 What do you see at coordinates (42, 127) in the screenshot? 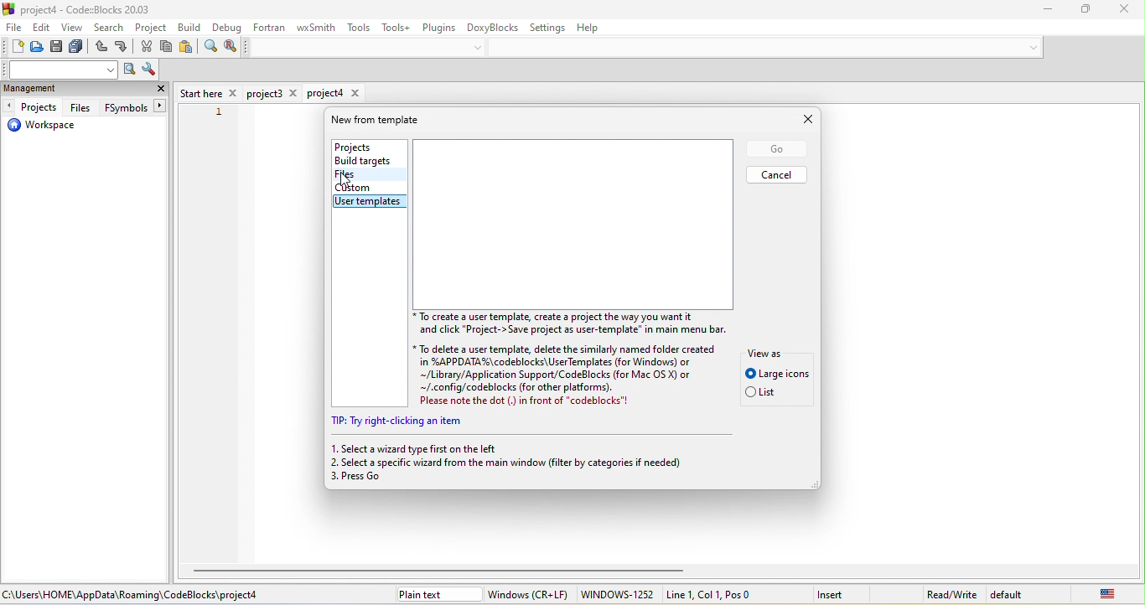
I see `workspace` at bounding box center [42, 127].